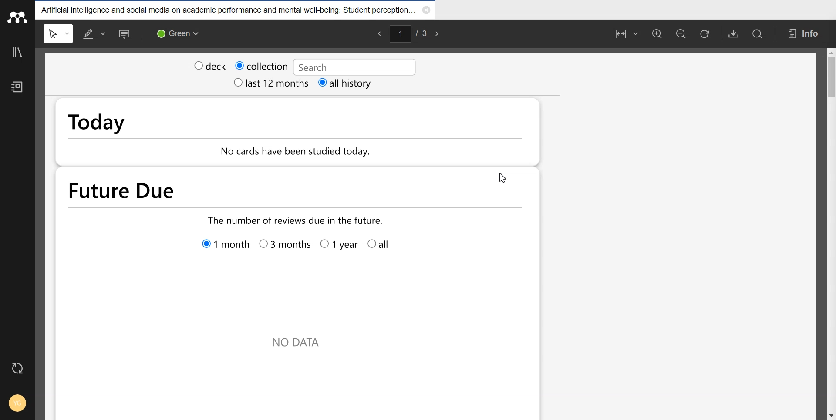 The image size is (836, 420). Describe the element at coordinates (349, 66) in the screenshot. I see `search` at that location.